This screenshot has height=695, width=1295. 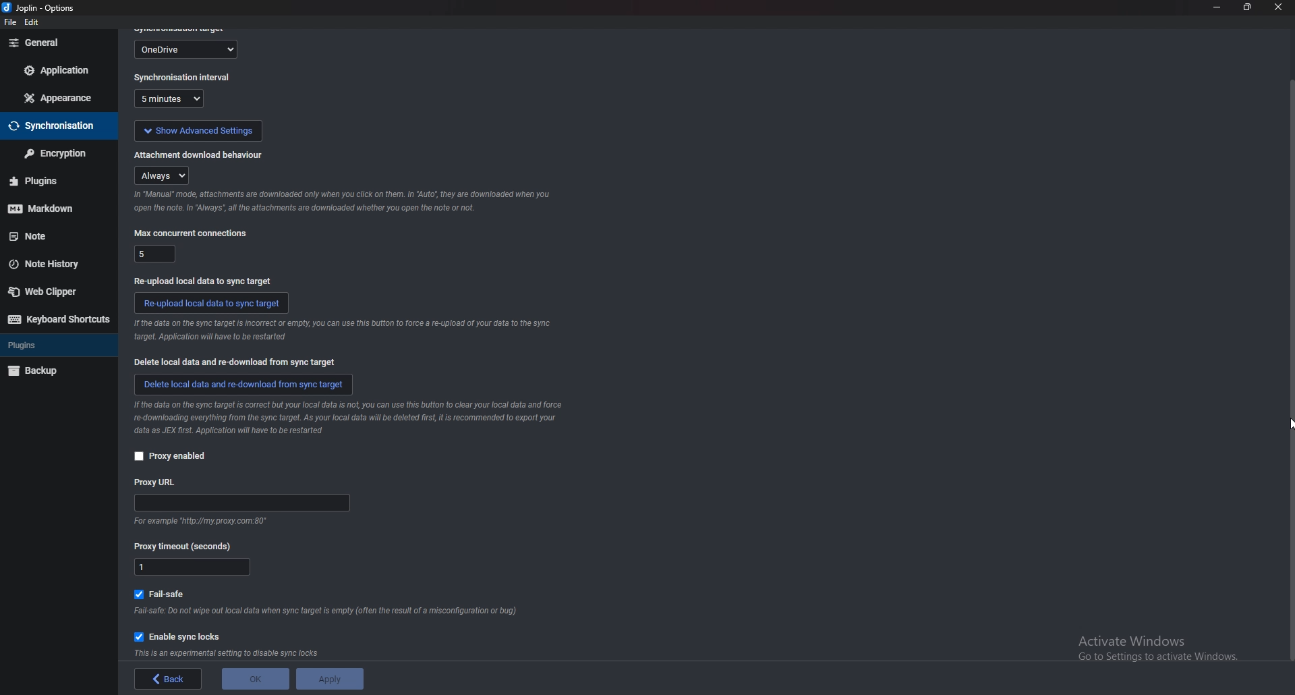 What do you see at coordinates (156, 482) in the screenshot?
I see `proxy url` at bounding box center [156, 482].